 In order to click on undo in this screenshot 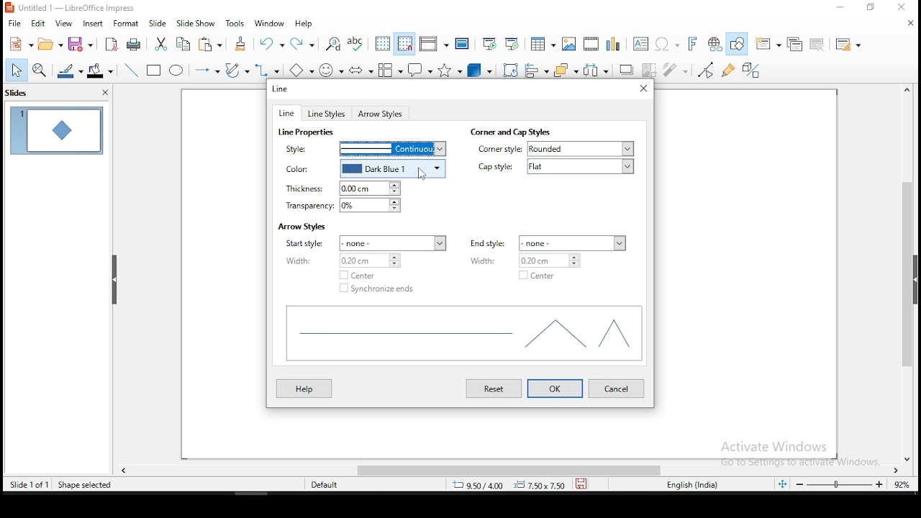, I will do `click(272, 43)`.